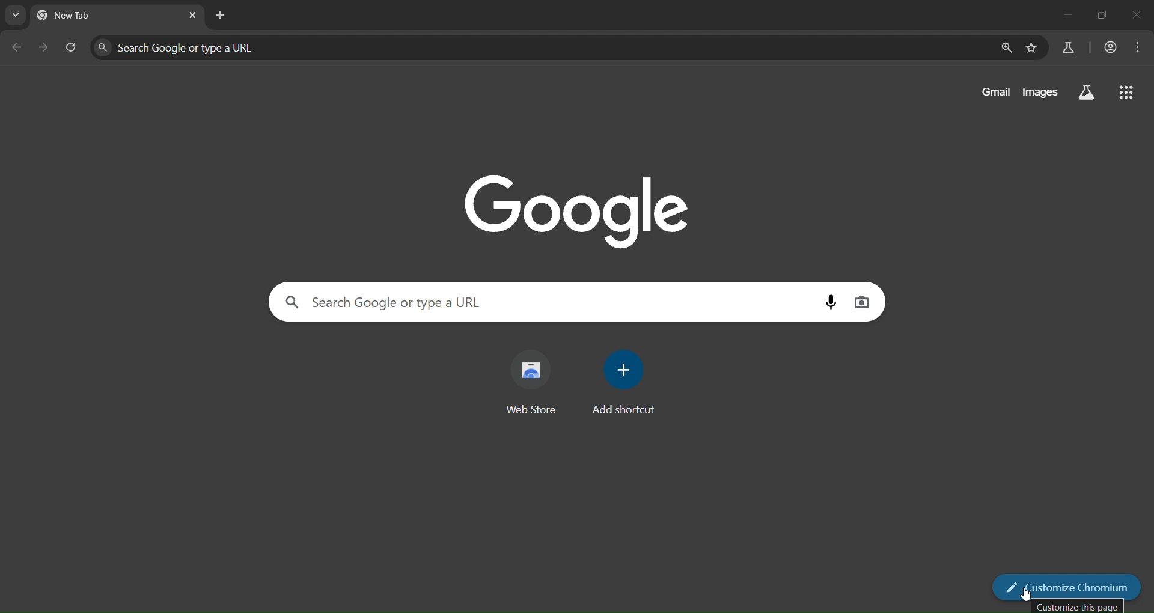  Describe the element at coordinates (1032, 47) in the screenshot. I see `bookmark page` at that location.